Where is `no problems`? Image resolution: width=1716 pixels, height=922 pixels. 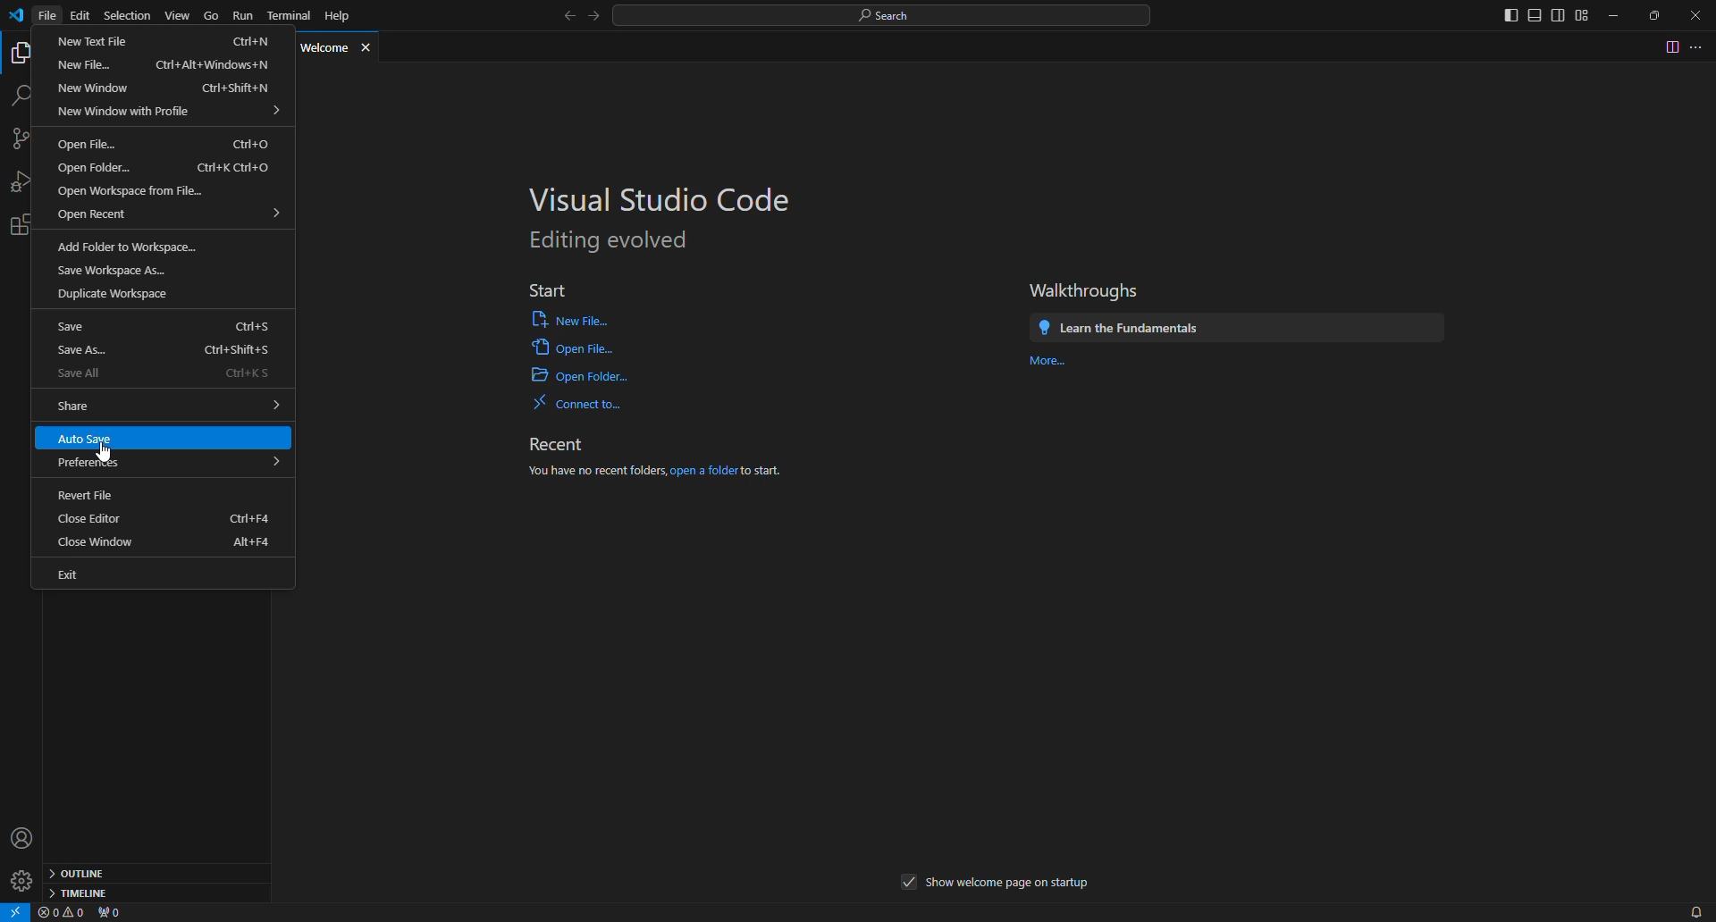
no problems is located at coordinates (63, 913).